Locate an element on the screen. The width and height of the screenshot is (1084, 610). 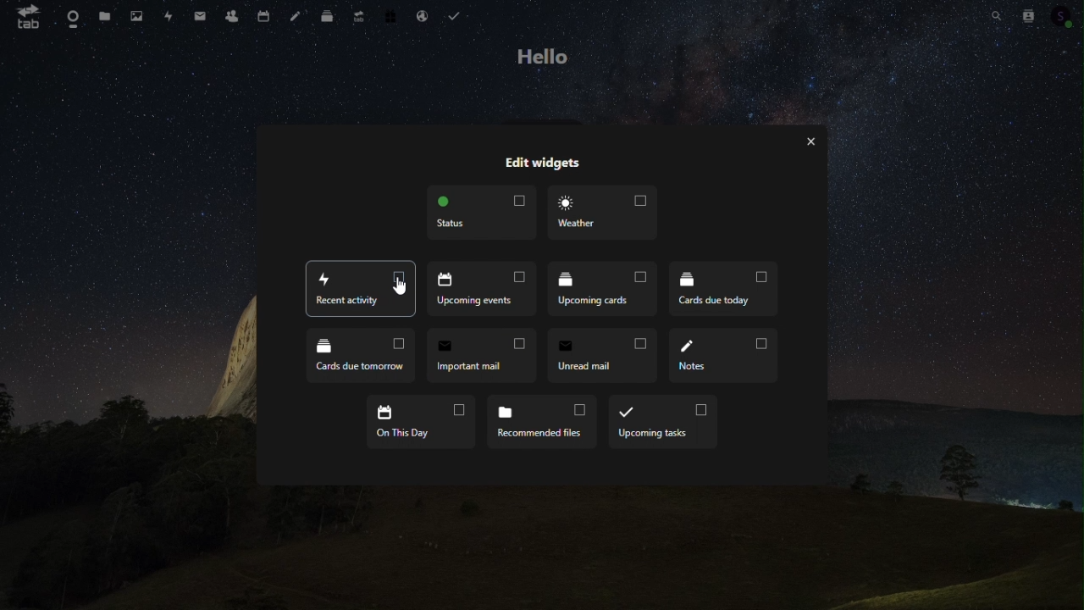
Notes is located at coordinates (292, 18).